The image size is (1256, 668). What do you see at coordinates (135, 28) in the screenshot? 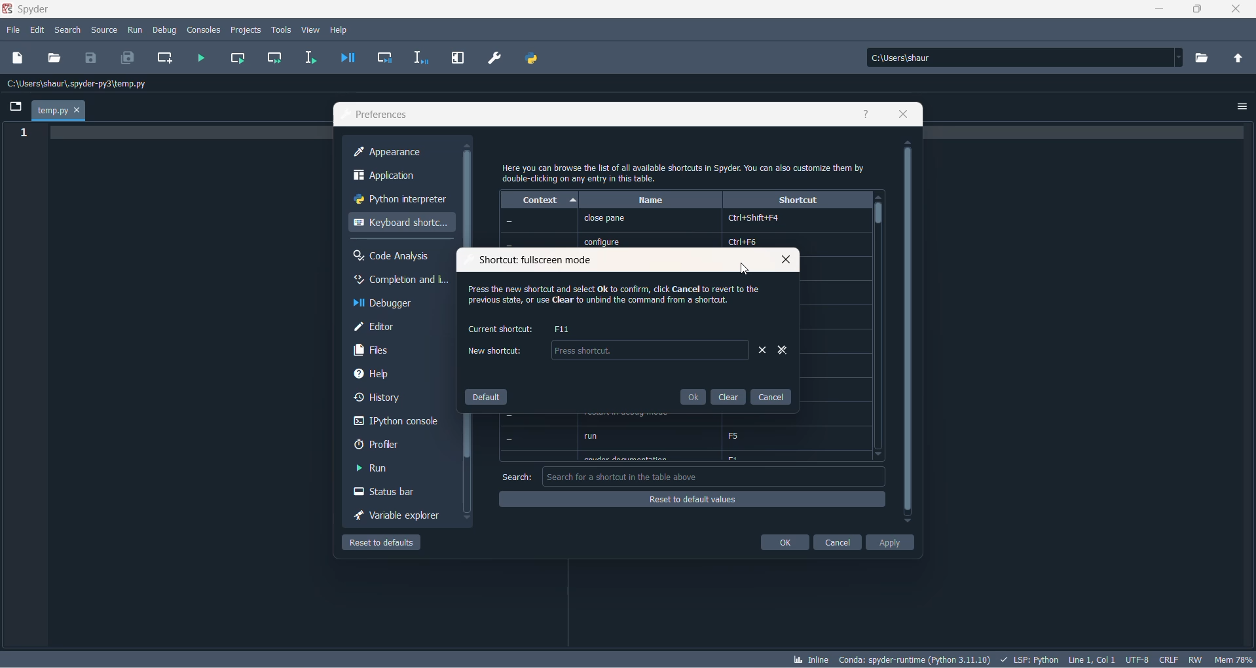
I see `run` at bounding box center [135, 28].